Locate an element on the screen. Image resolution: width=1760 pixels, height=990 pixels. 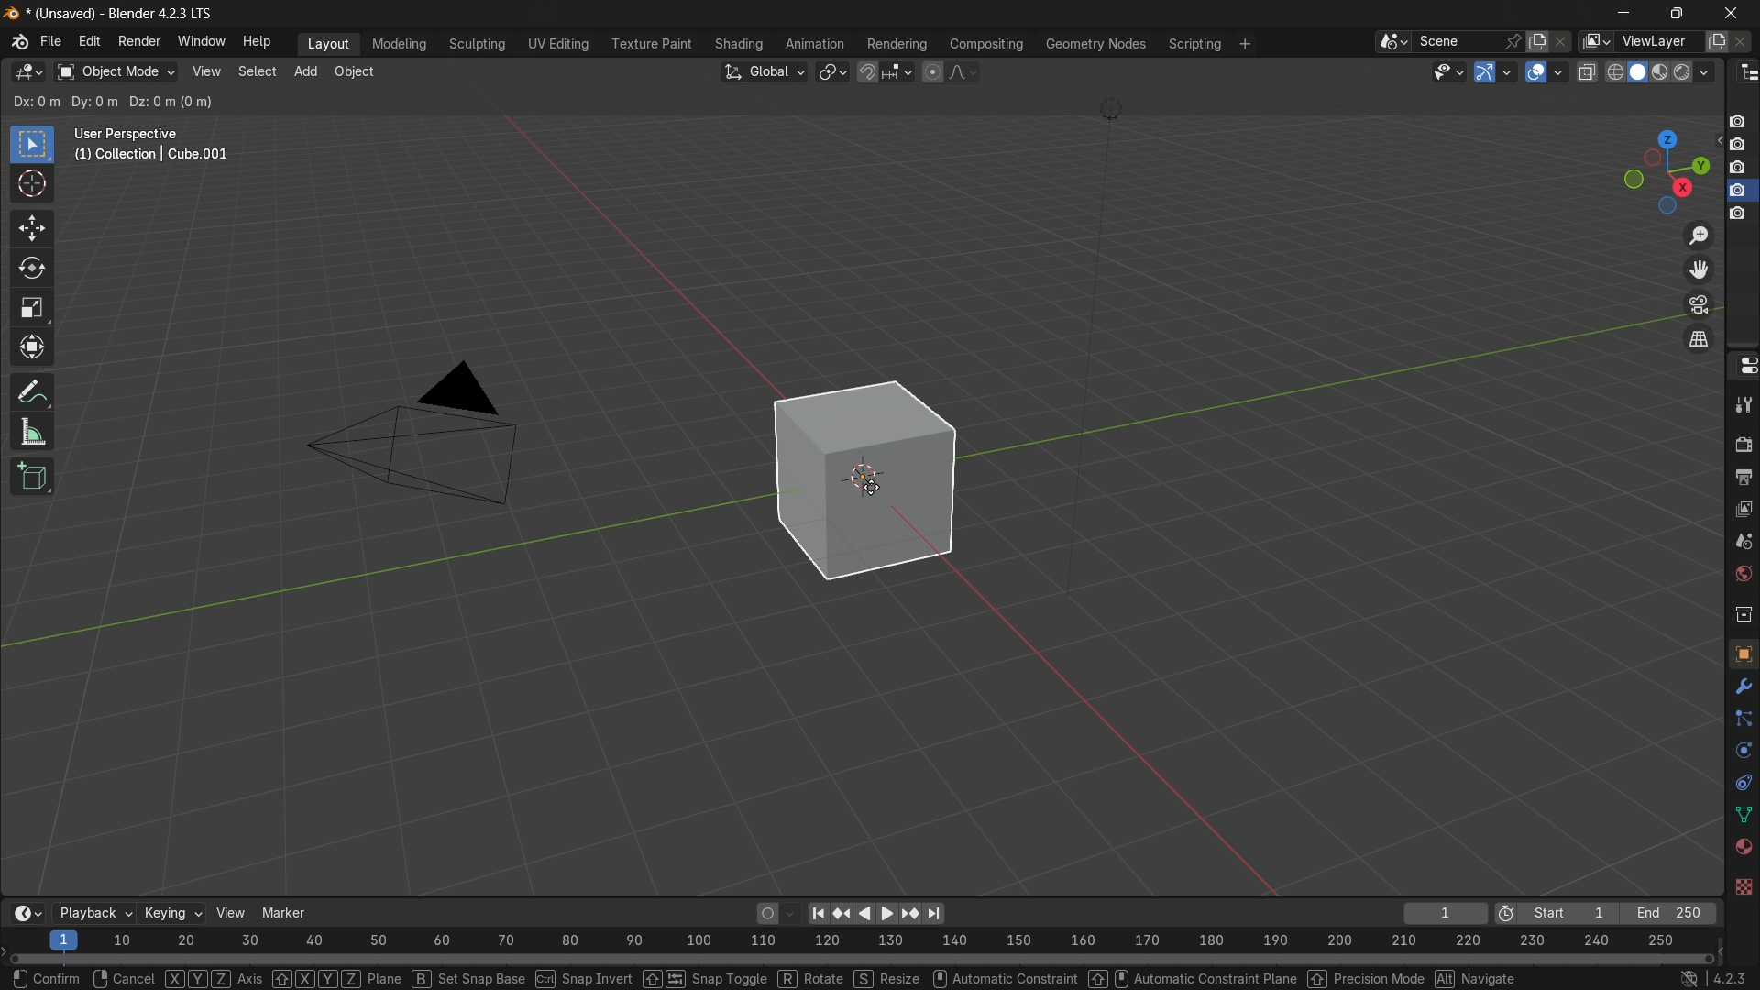
Cancel is located at coordinates (121, 977).